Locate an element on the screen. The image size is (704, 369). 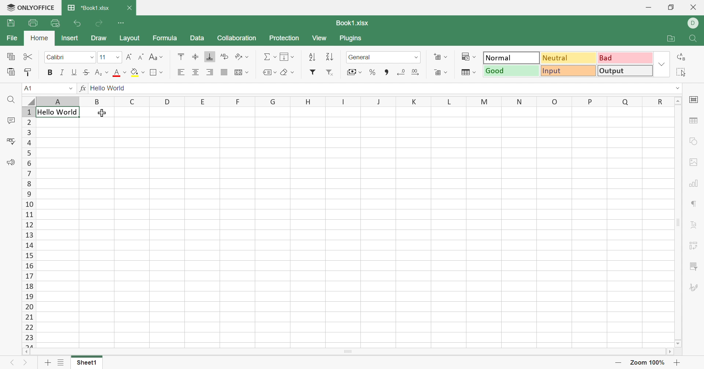
Delete cells is located at coordinates (441, 72).